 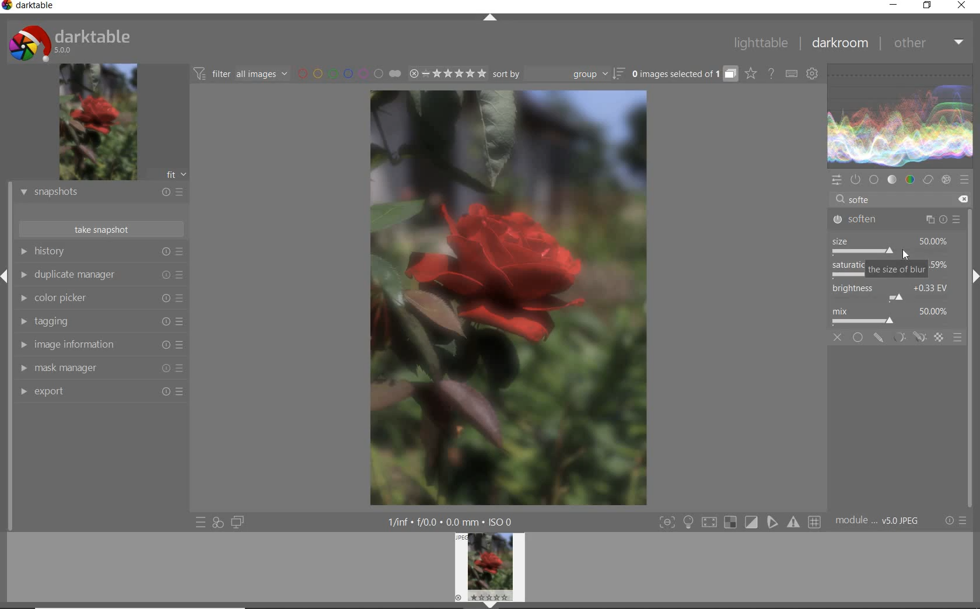 What do you see at coordinates (772, 73) in the screenshot?
I see `enable online help` at bounding box center [772, 73].